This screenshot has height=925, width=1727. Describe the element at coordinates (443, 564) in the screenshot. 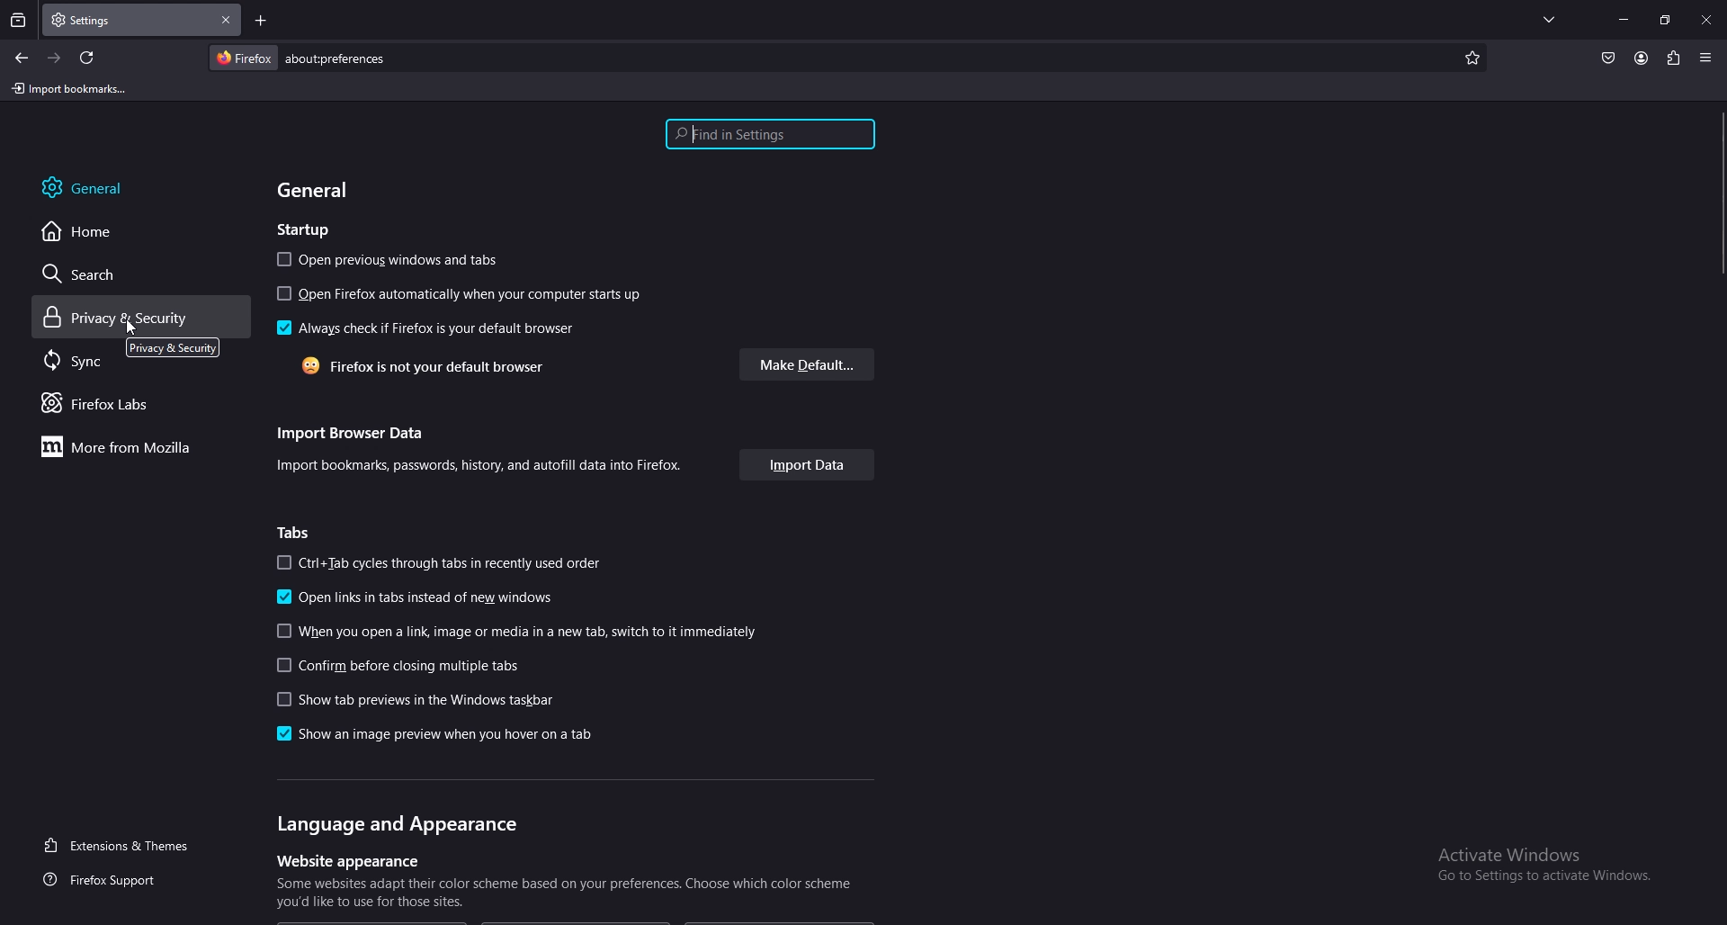

I see `ctrl+tab cycles through tabs` at that location.